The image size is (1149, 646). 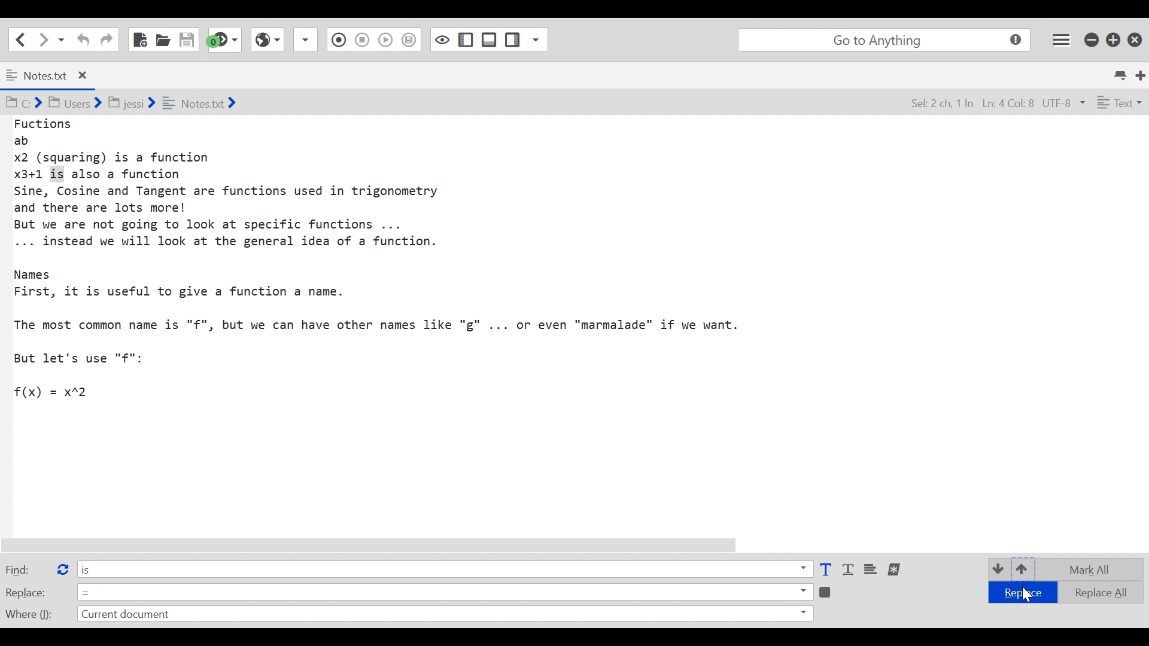 What do you see at coordinates (411, 40) in the screenshot?
I see `Toggle Focus mode` at bounding box center [411, 40].